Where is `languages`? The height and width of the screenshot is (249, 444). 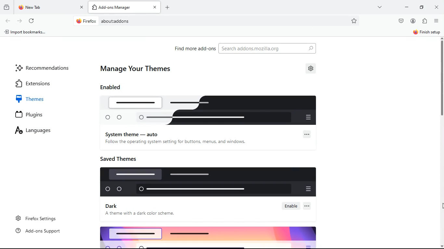 languages is located at coordinates (39, 131).